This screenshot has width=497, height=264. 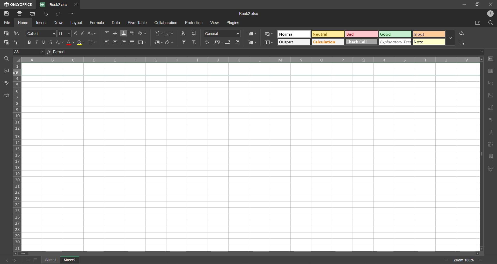 I want to click on bad, so click(x=361, y=34).